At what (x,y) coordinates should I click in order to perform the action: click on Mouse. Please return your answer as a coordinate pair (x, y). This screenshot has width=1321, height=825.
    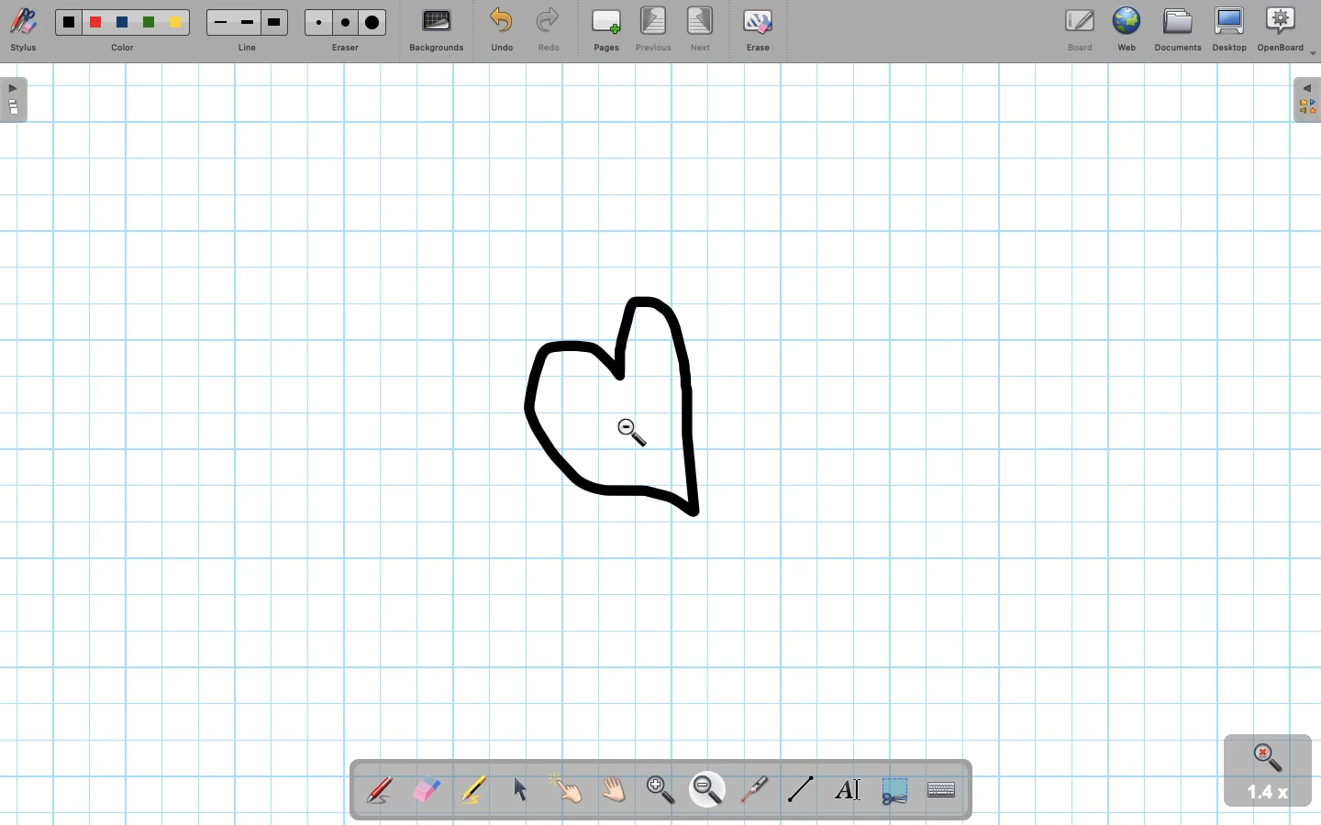
    Looking at the image, I should click on (520, 792).